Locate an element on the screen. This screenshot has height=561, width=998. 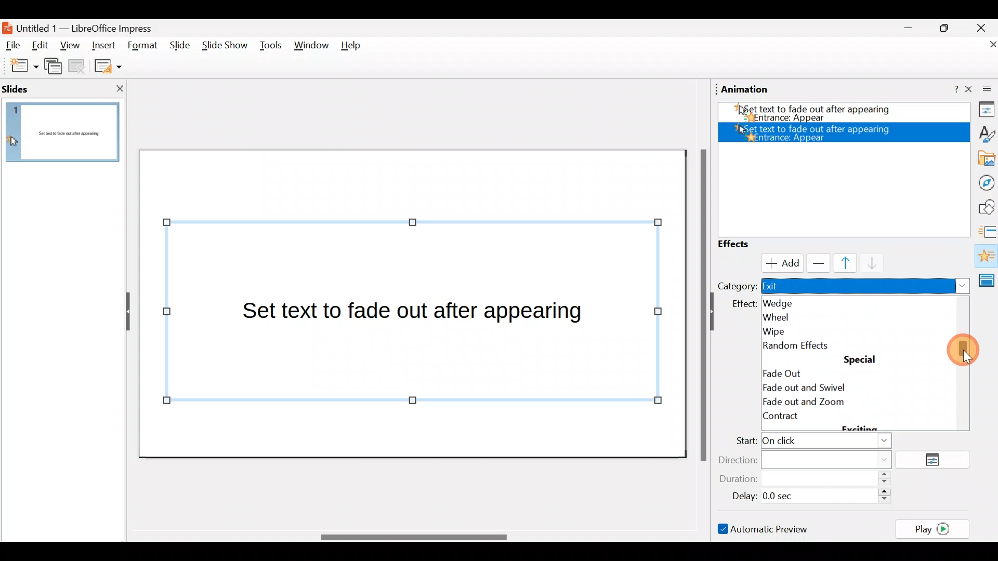
Scroll bar is located at coordinates (701, 304).